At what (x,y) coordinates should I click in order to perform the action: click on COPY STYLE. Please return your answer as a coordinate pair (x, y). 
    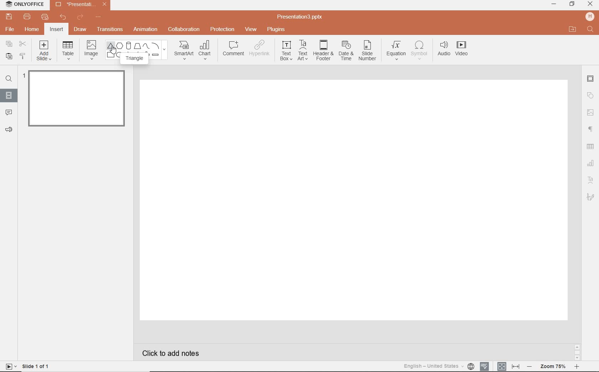
    Looking at the image, I should click on (23, 56).